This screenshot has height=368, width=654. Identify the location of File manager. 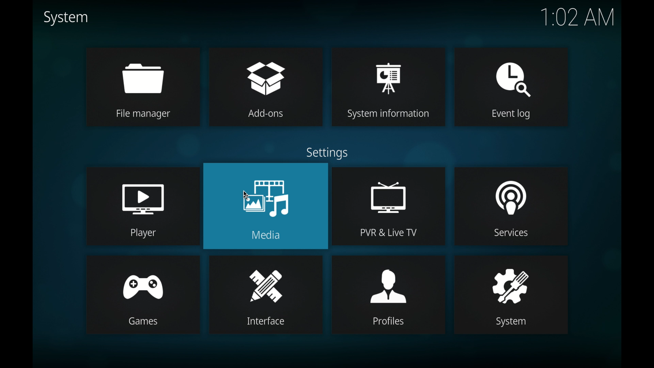
(142, 113).